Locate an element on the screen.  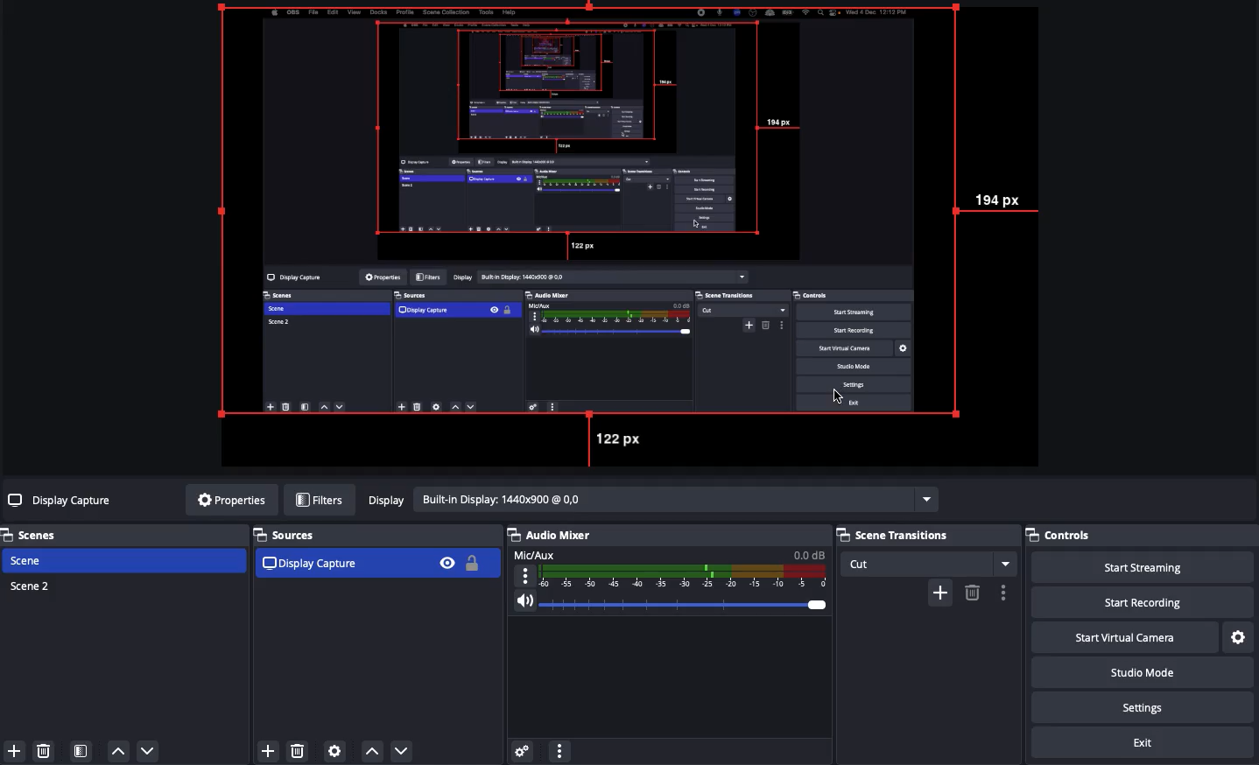
Start recording is located at coordinates (1164, 603).